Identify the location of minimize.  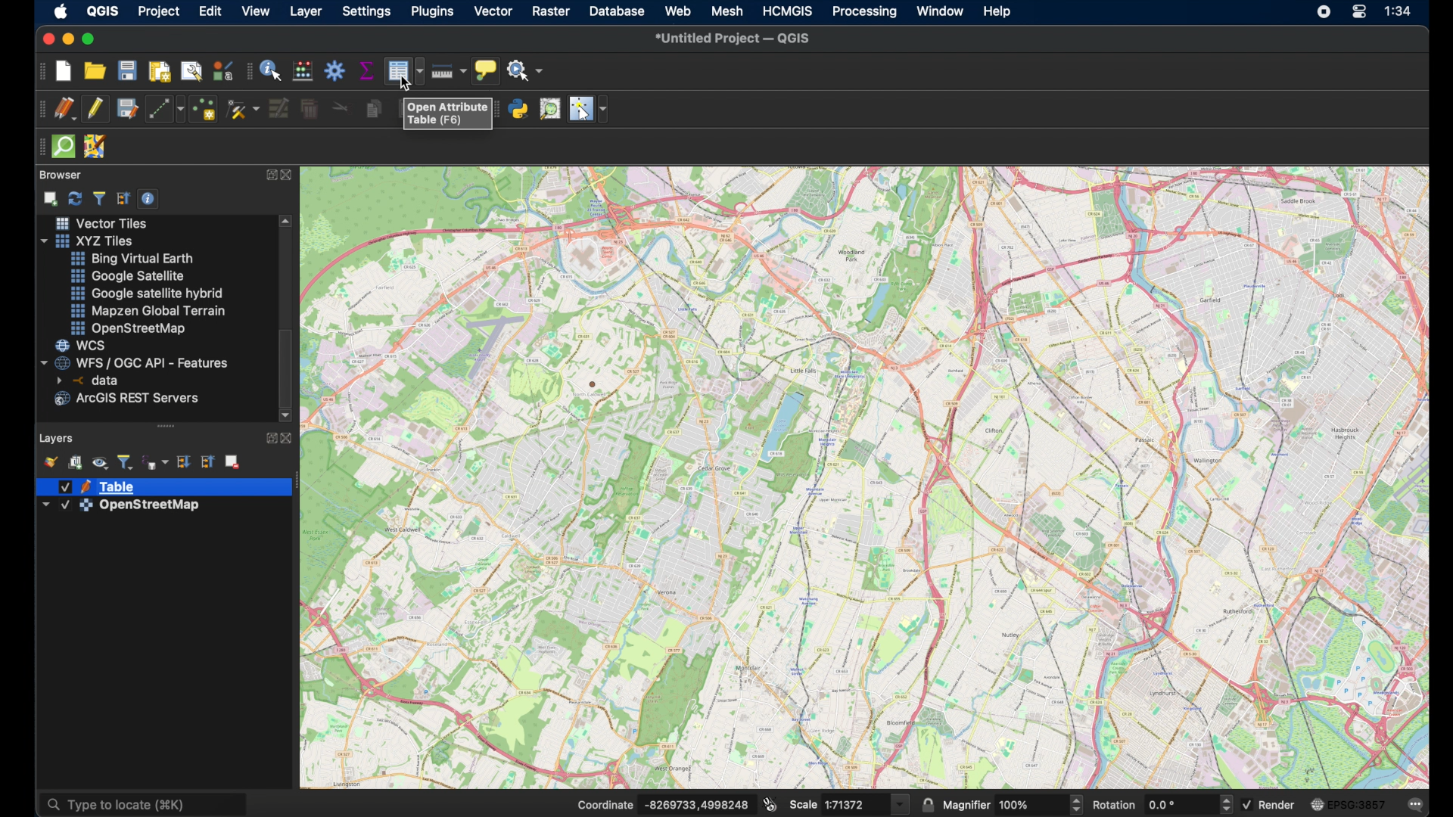
(67, 39).